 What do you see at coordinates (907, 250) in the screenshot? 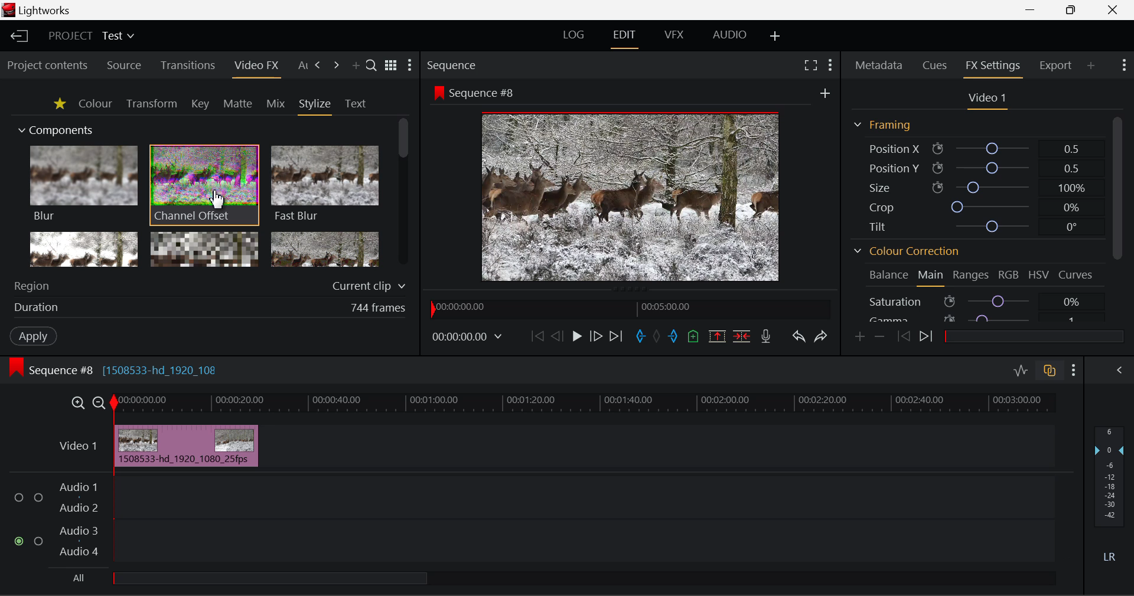
I see `Colour Correction` at bounding box center [907, 250].